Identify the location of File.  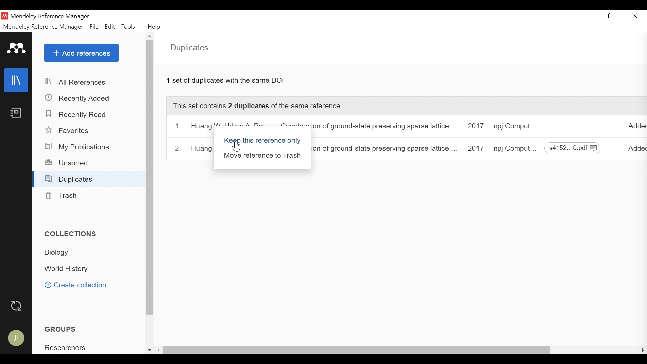
(94, 27).